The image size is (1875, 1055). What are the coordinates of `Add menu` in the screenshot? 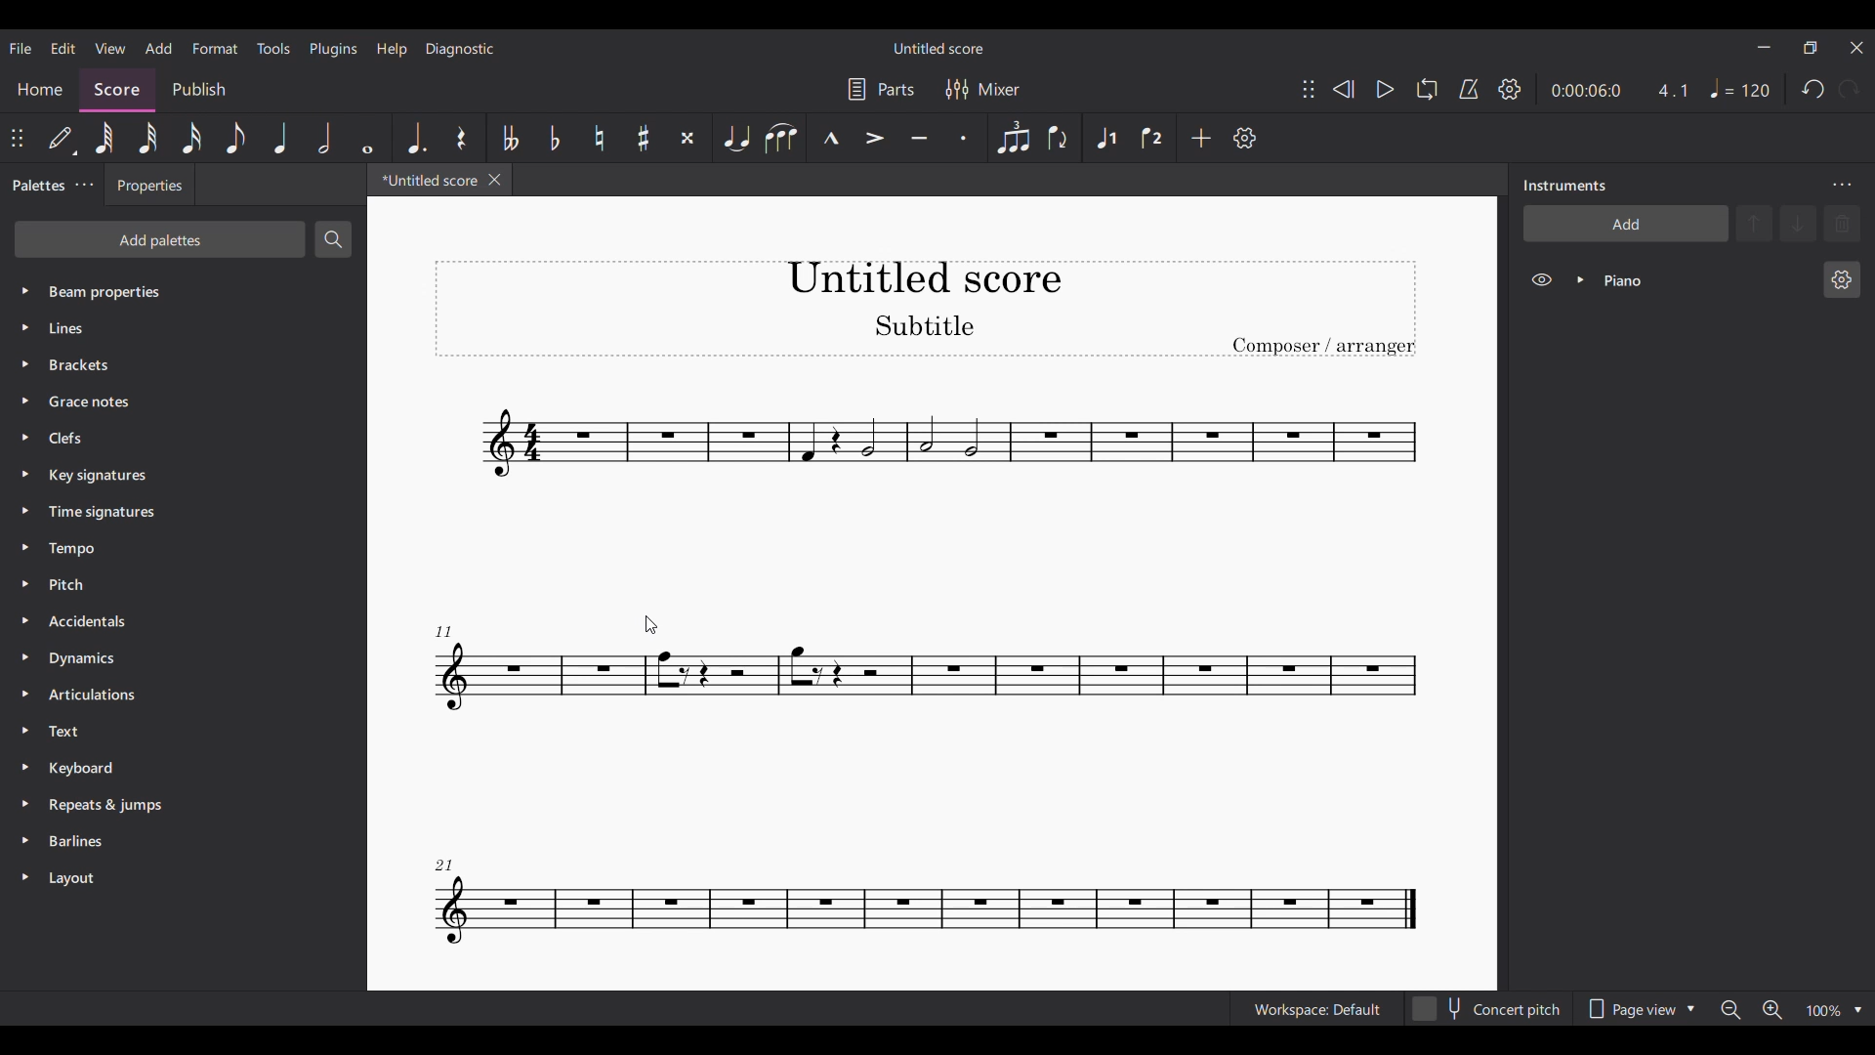 It's located at (159, 48).